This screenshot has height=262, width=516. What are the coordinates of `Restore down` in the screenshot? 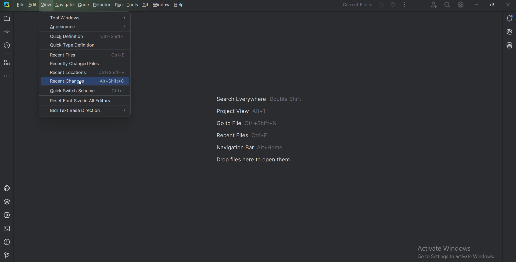 It's located at (493, 5).